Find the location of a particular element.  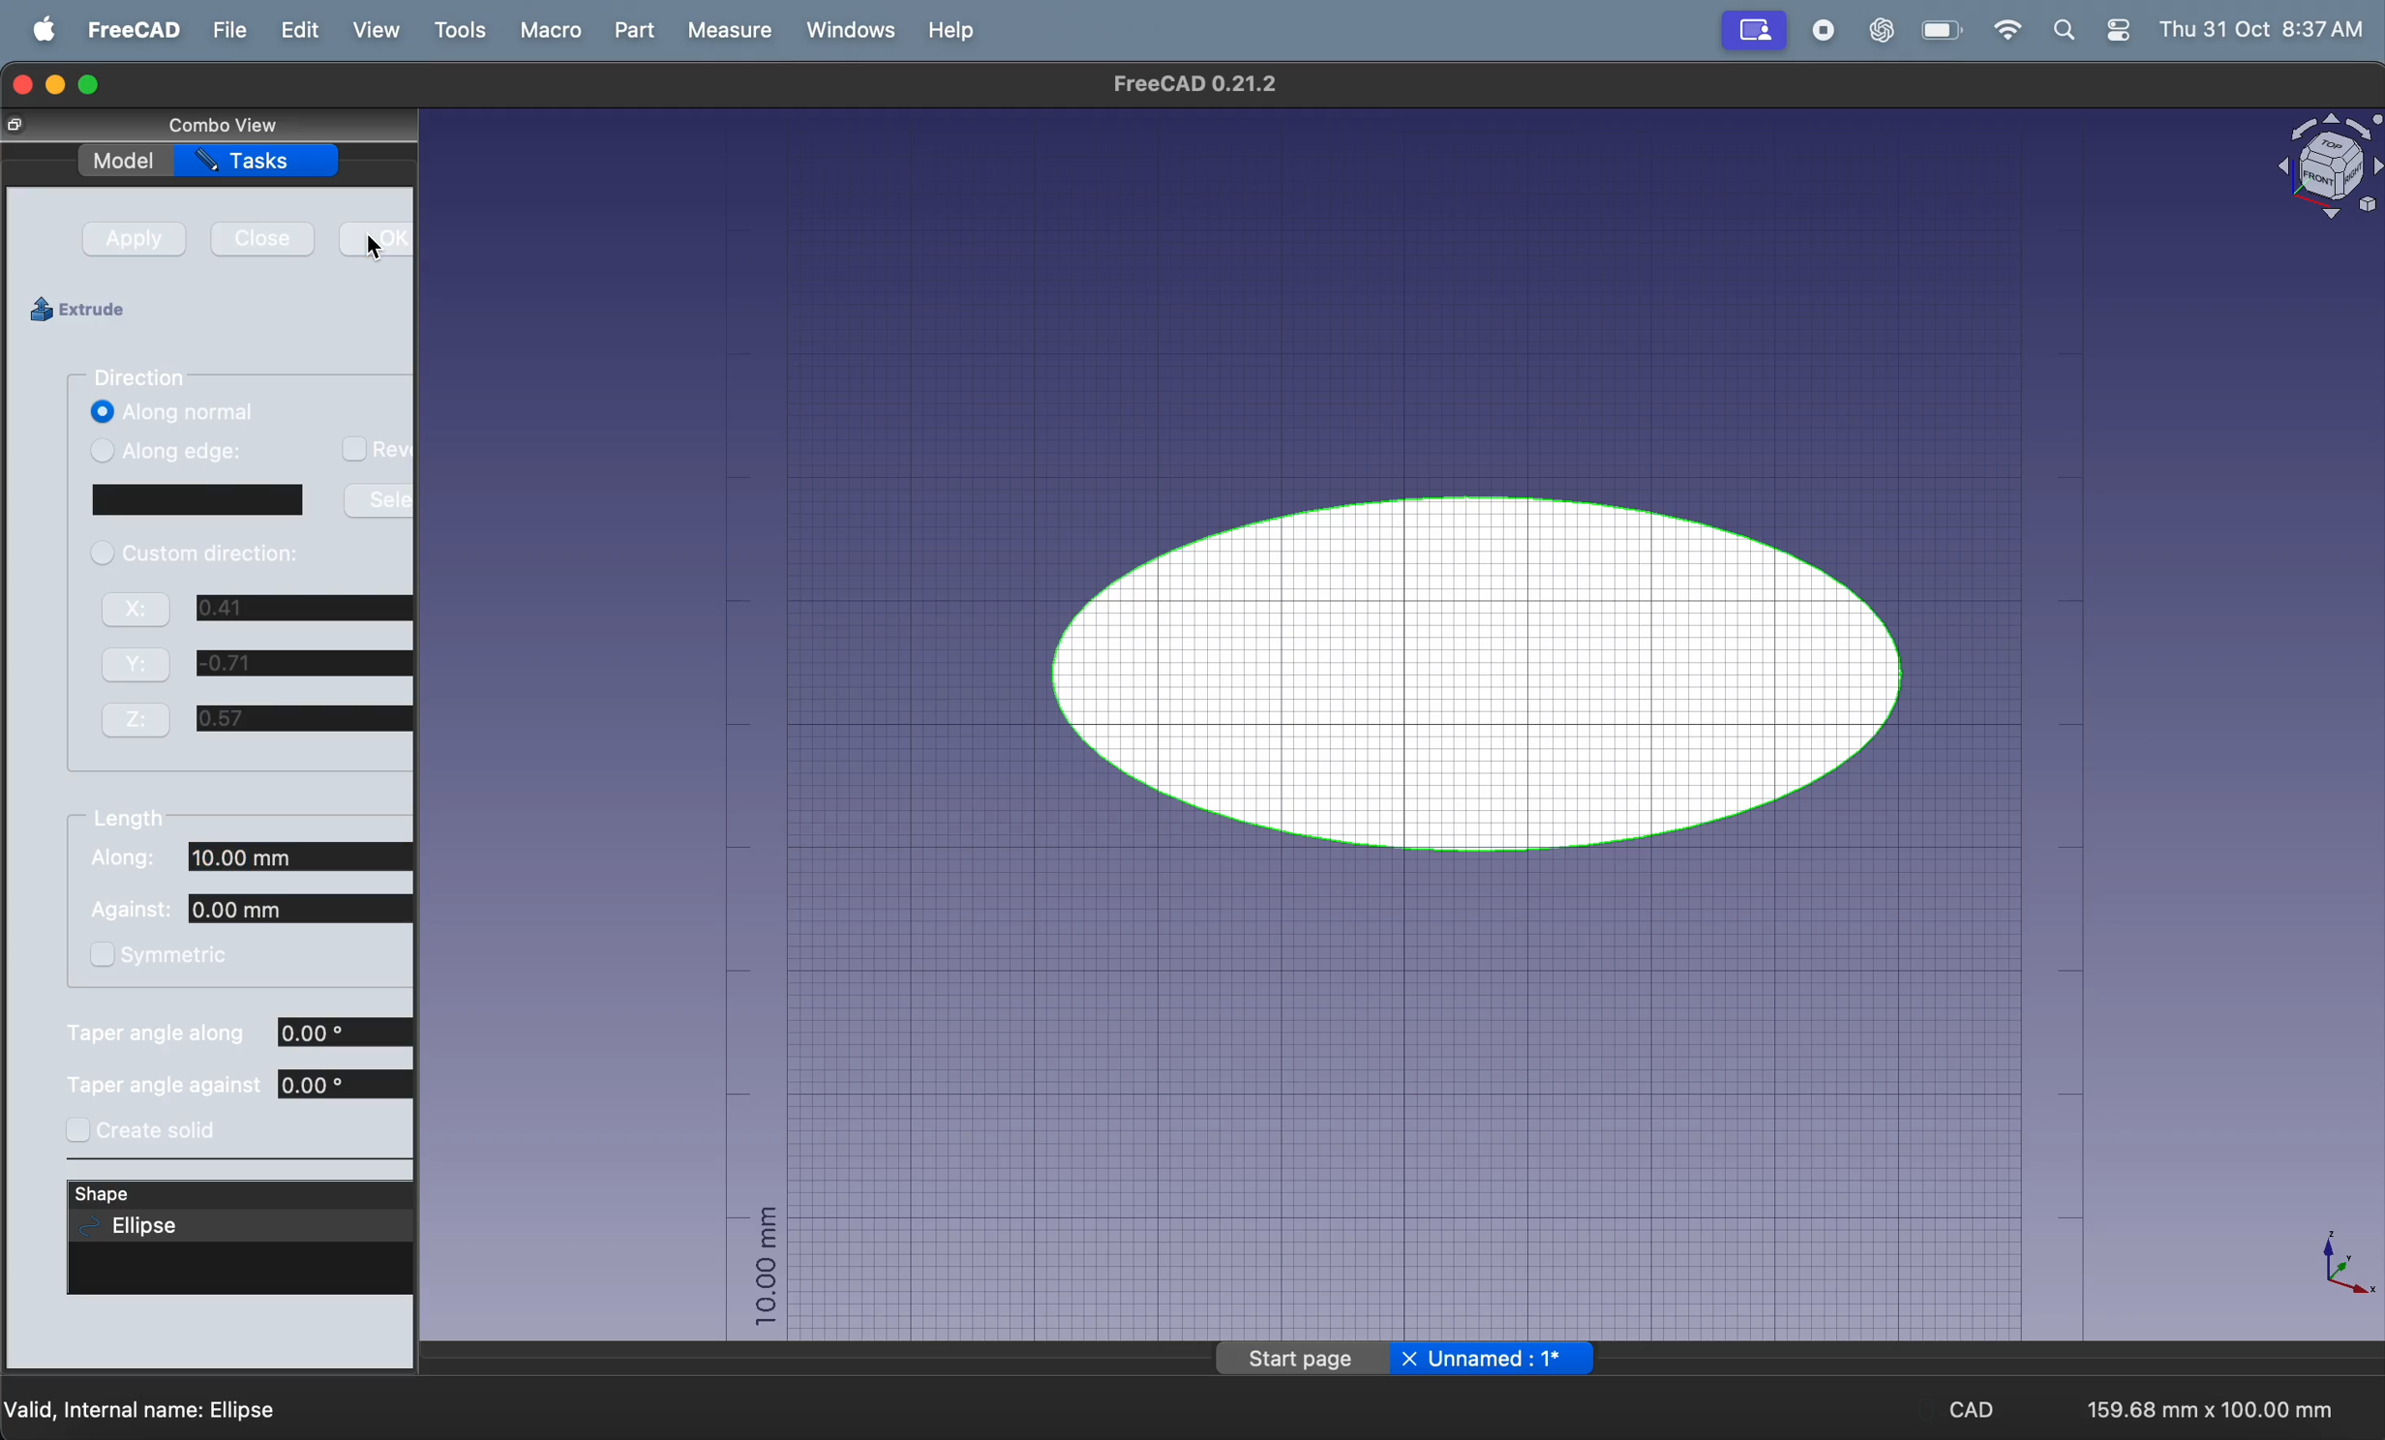

symetric is located at coordinates (160, 952).